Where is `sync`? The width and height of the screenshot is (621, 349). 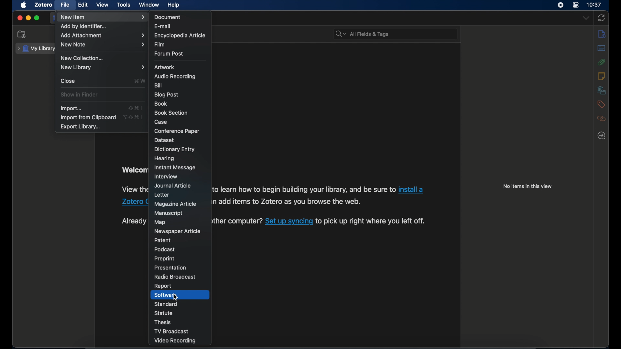 sync is located at coordinates (602, 18).